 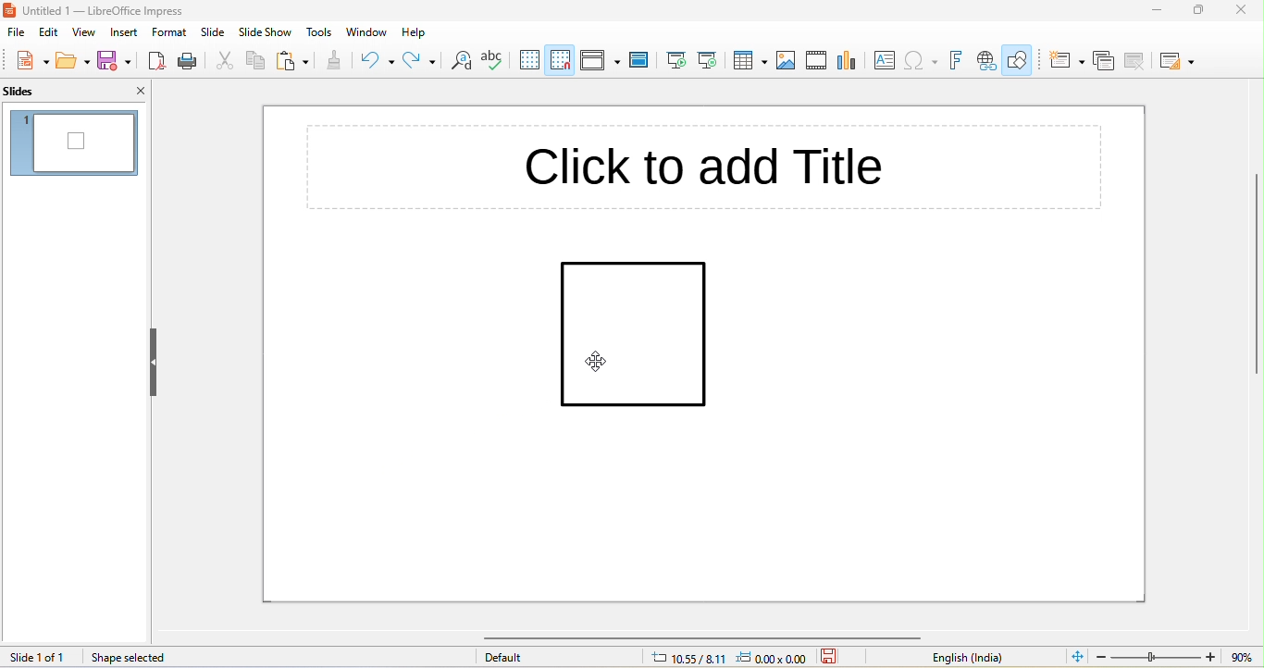 I want to click on close, so click(x=1245, y=11).